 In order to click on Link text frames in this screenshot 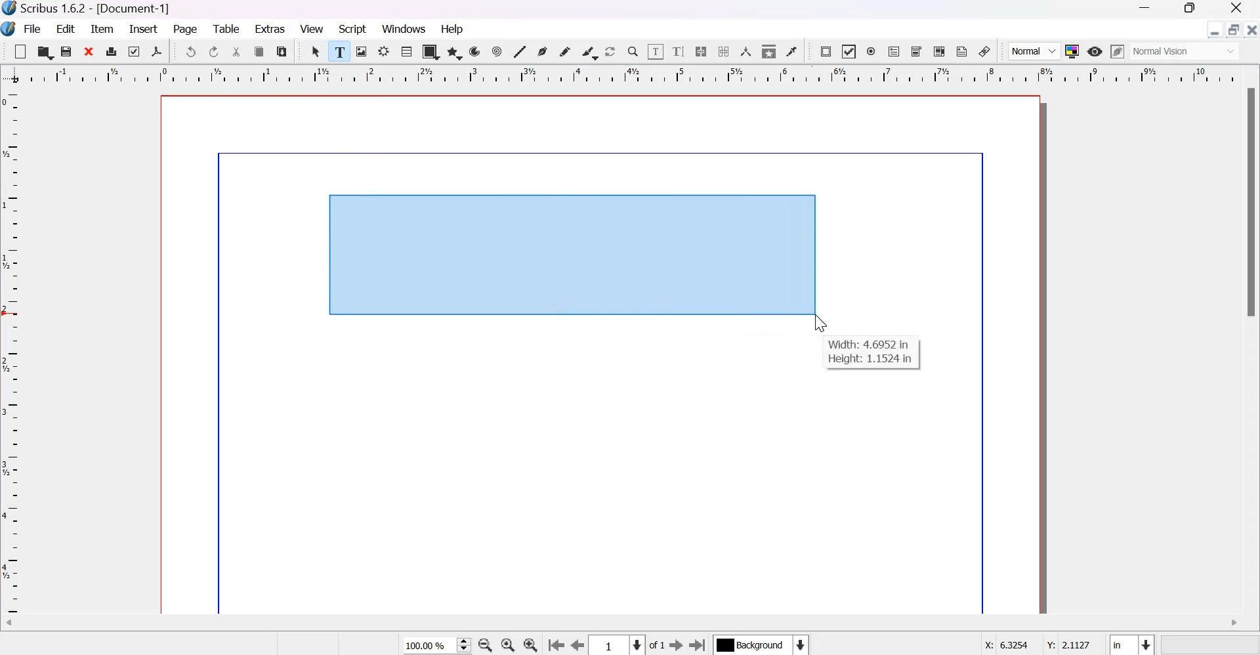, I will do `click(701, 51)`.